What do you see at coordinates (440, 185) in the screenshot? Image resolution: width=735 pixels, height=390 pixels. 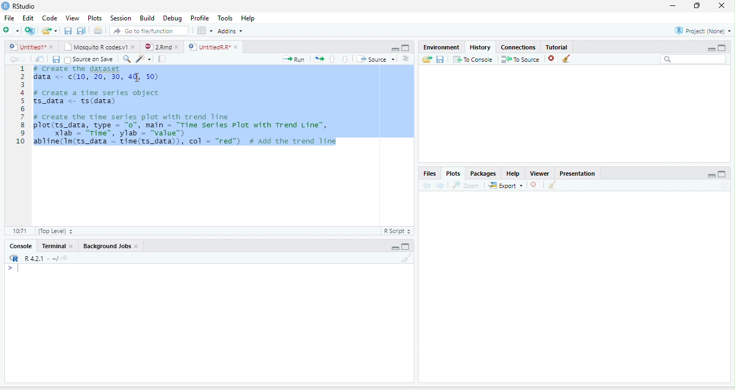 I see `Next plot` at bounding box center [440, 185].